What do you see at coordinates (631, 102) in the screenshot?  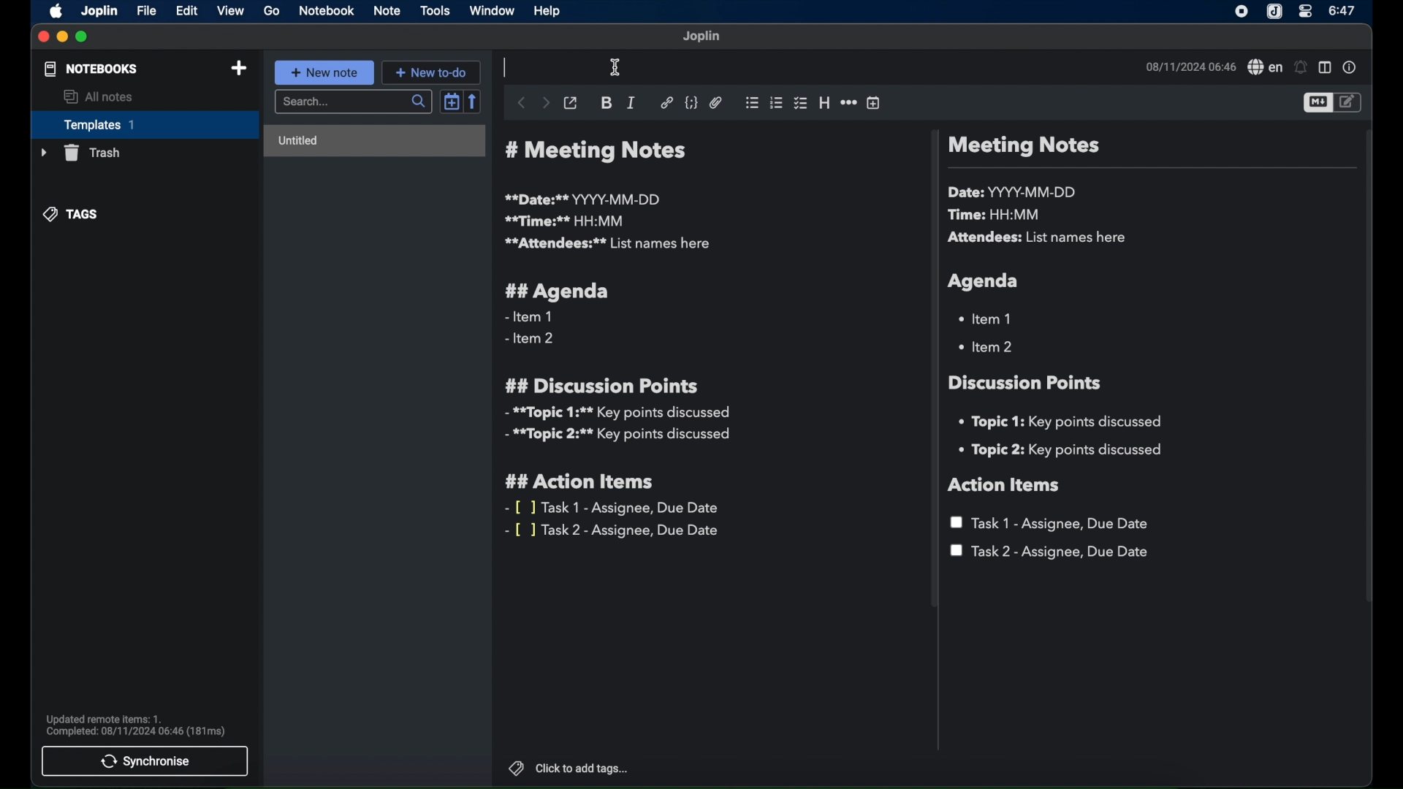 I see `italic` at bounding box center [631, 102].